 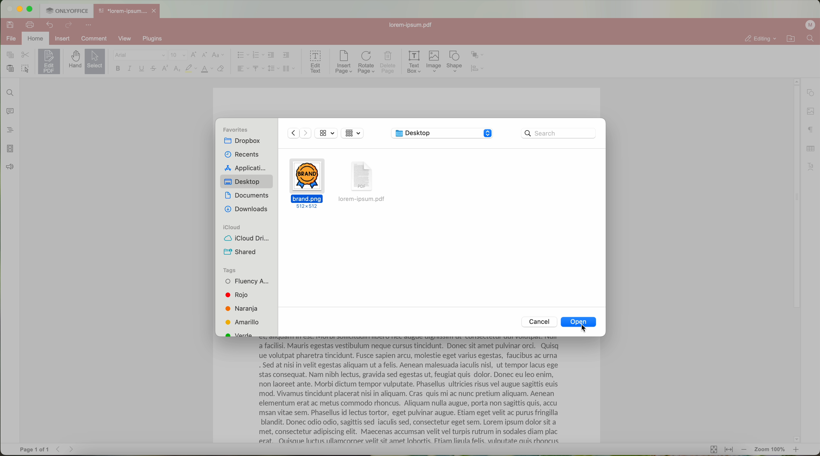 What do you see at coordinates (362, 182) in the screenshot?
I see `lorem-ipsum.pdf` at bounding box center [362, 182].